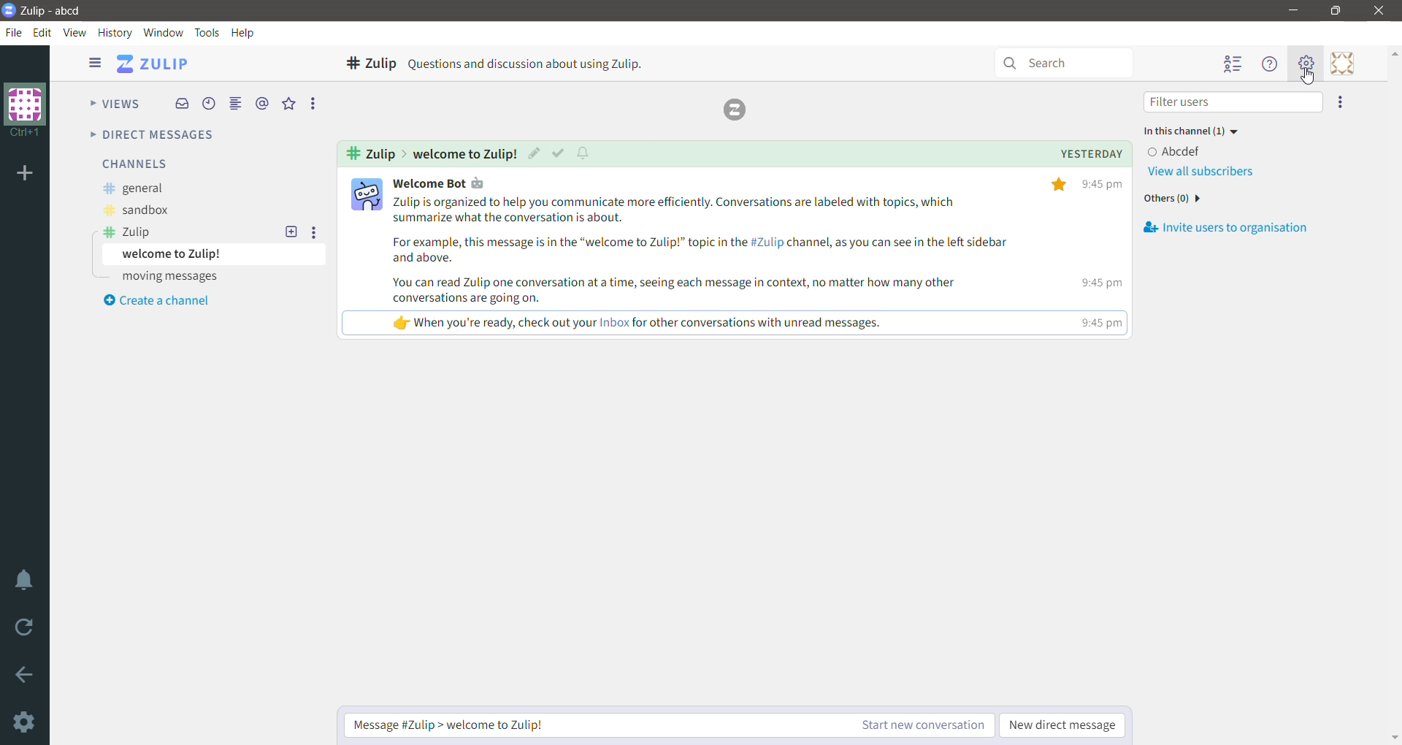 This screenshot has width=1402, height=745. I want to click on In this channel, so click(1198, 130).